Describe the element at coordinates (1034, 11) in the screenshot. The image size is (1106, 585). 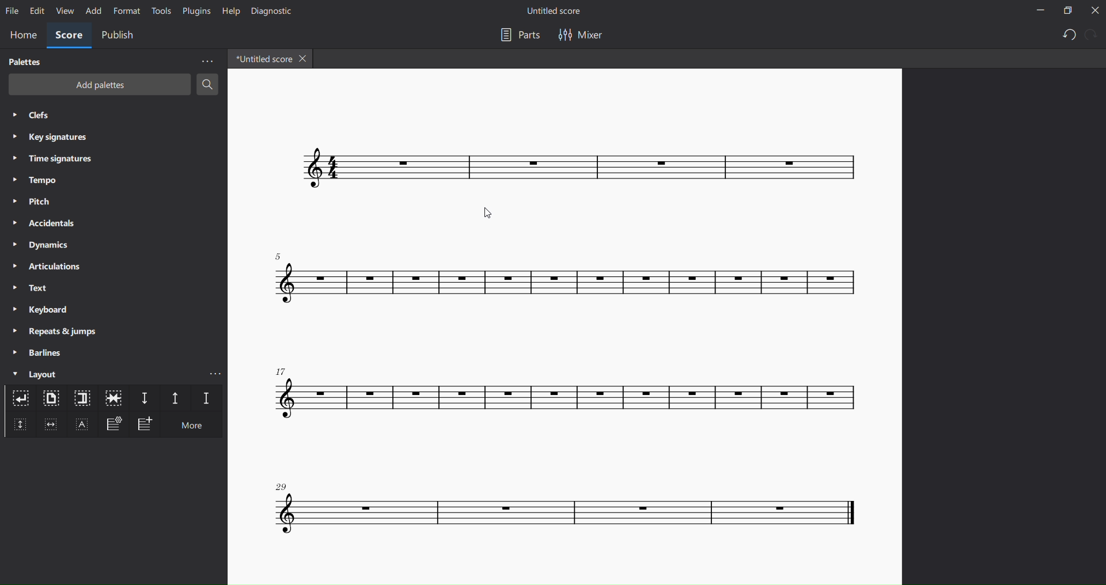
I see `minimize` at that location.